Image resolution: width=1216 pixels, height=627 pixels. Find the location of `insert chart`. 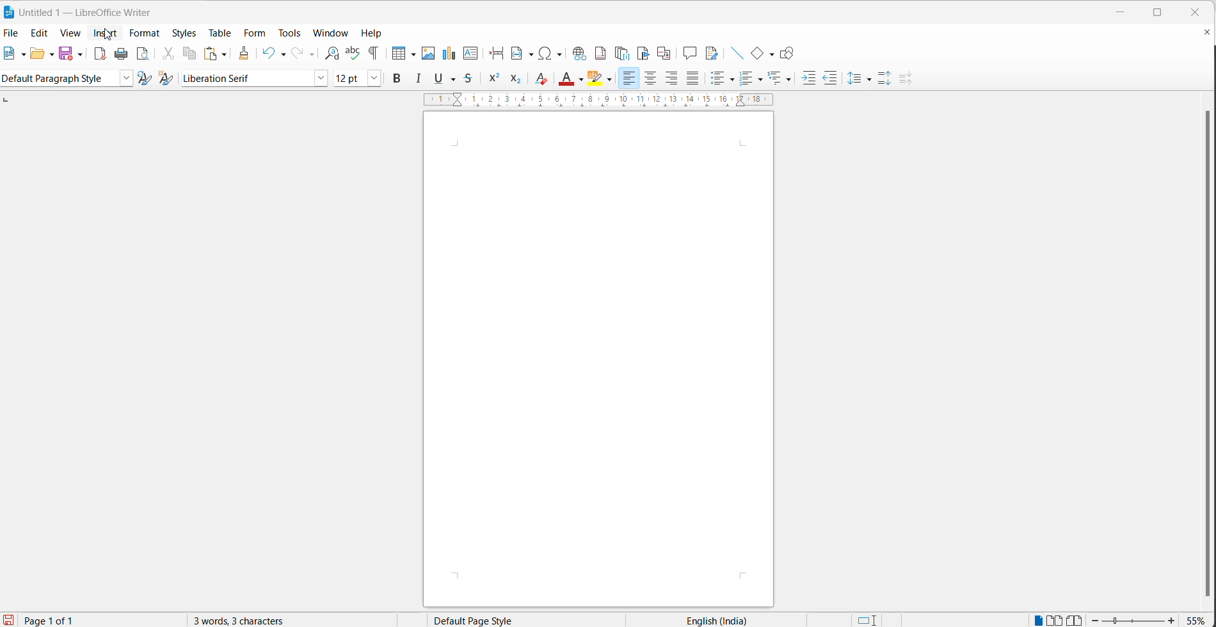

insert chart is located at coordinates (451, 54).